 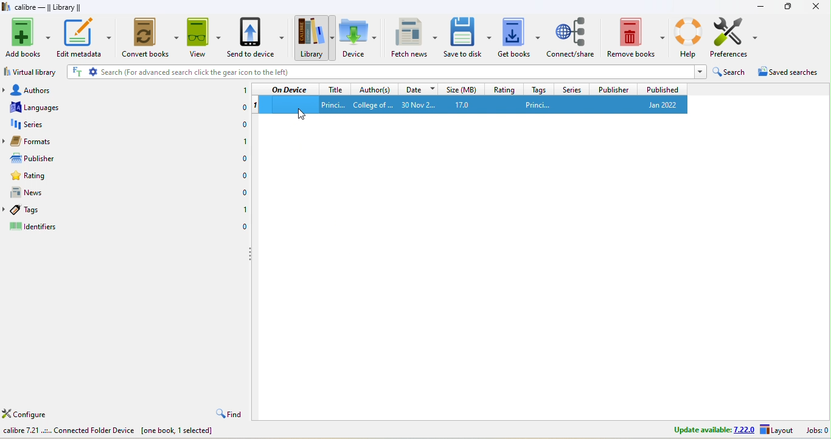 What do you see at coordinates (240, 109) in the screenshot?
I see `0` at bounding box center [240, 109].